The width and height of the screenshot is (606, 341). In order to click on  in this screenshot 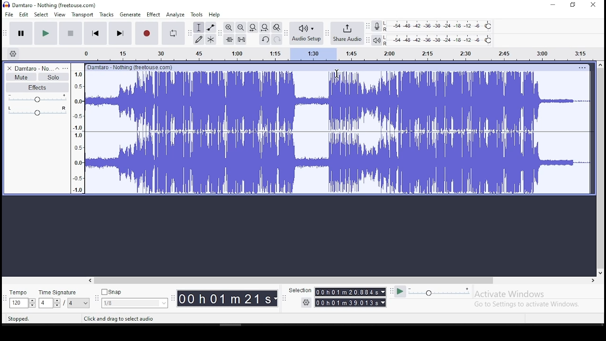, I will do `click(78, 132)`.